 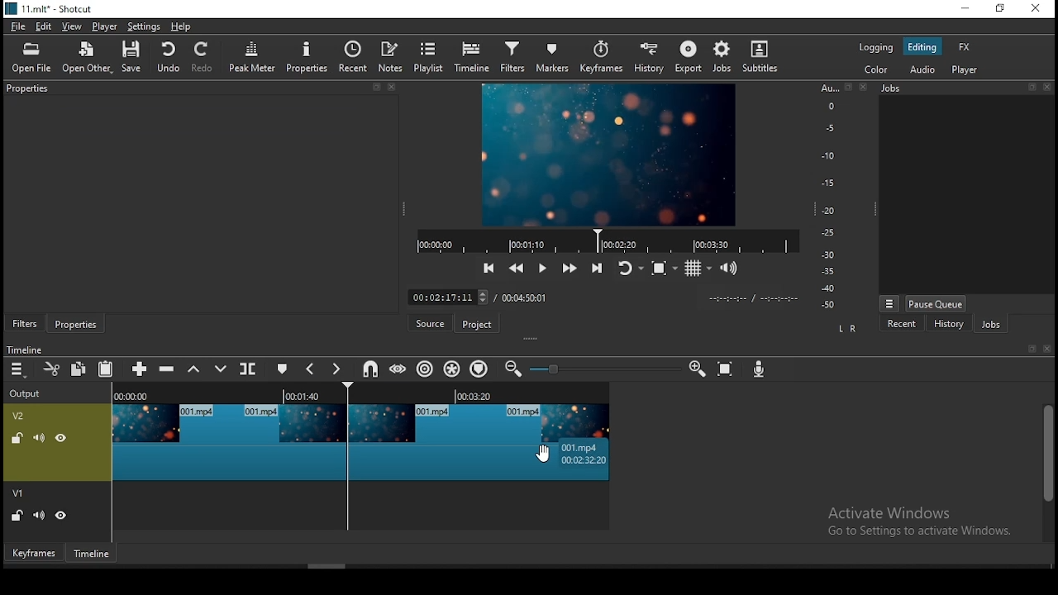 What do you see at coordinates (488, 266) in the screenshot?
I see `skip to previous point` at bounding box center [488, 266].